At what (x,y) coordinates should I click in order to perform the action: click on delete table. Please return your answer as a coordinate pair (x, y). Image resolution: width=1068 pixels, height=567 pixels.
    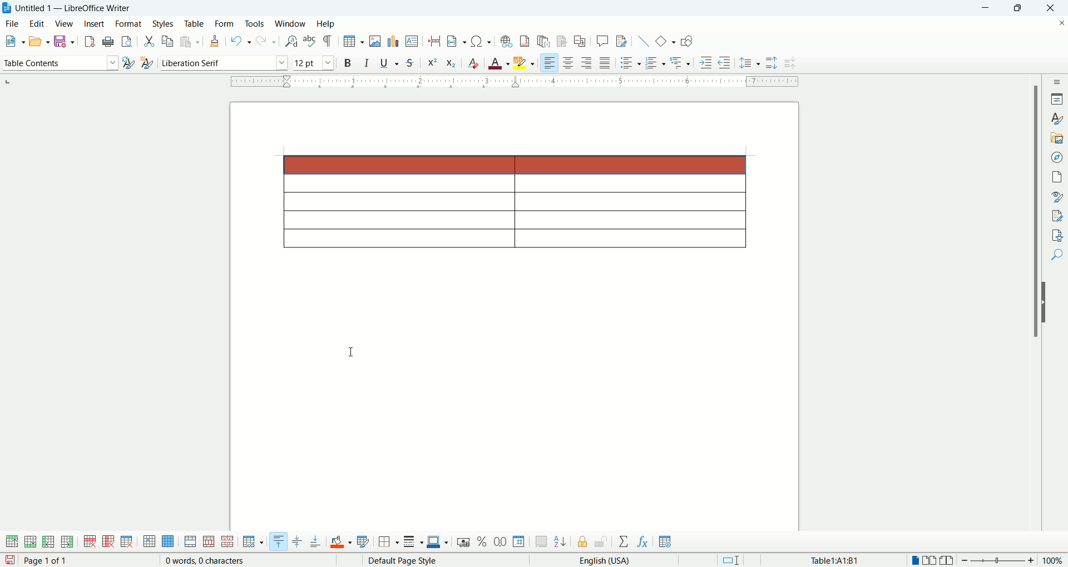
    Looking at the image, I should click on (127, 541).